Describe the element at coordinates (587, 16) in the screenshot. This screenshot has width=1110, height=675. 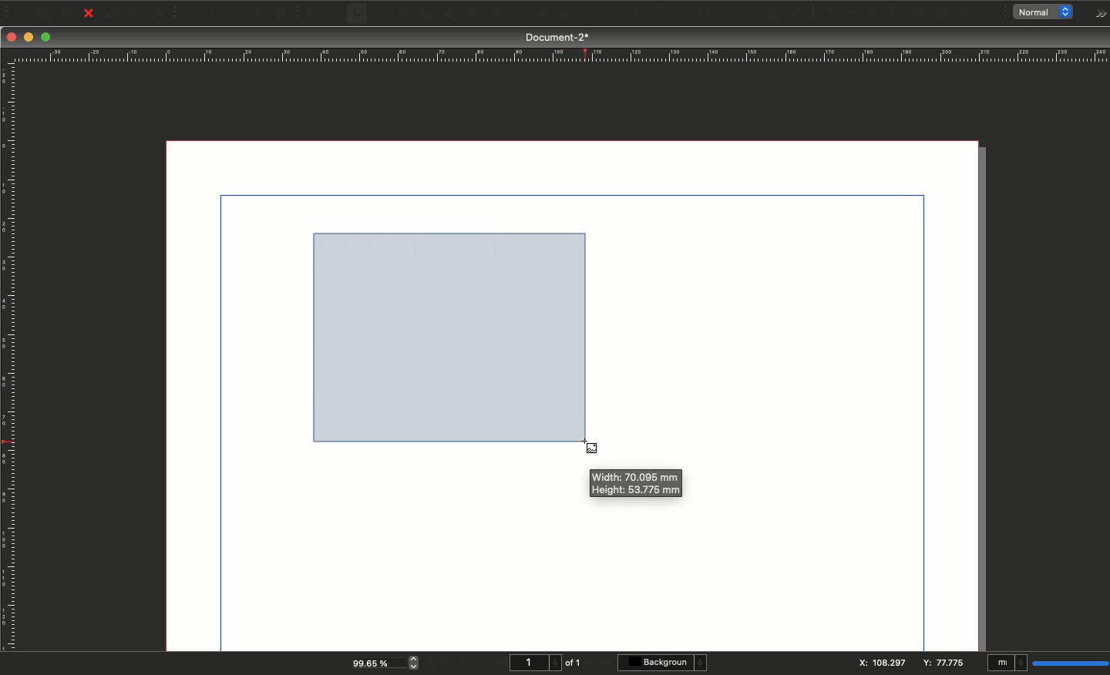
I see `Rotate item` at that location.